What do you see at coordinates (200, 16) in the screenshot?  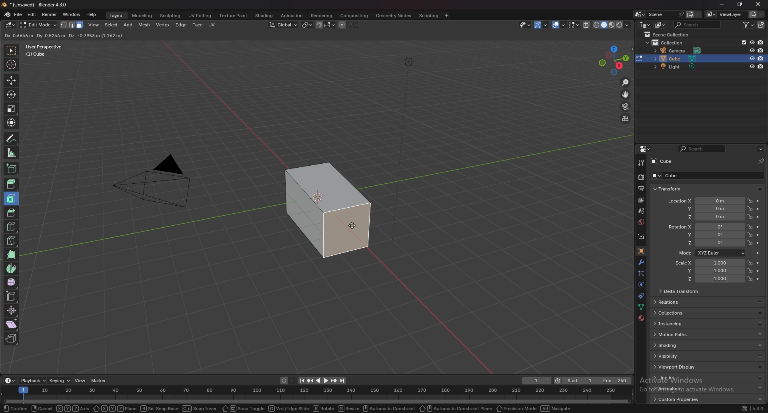 I see `uv editing` at bounding box center [200, 16].